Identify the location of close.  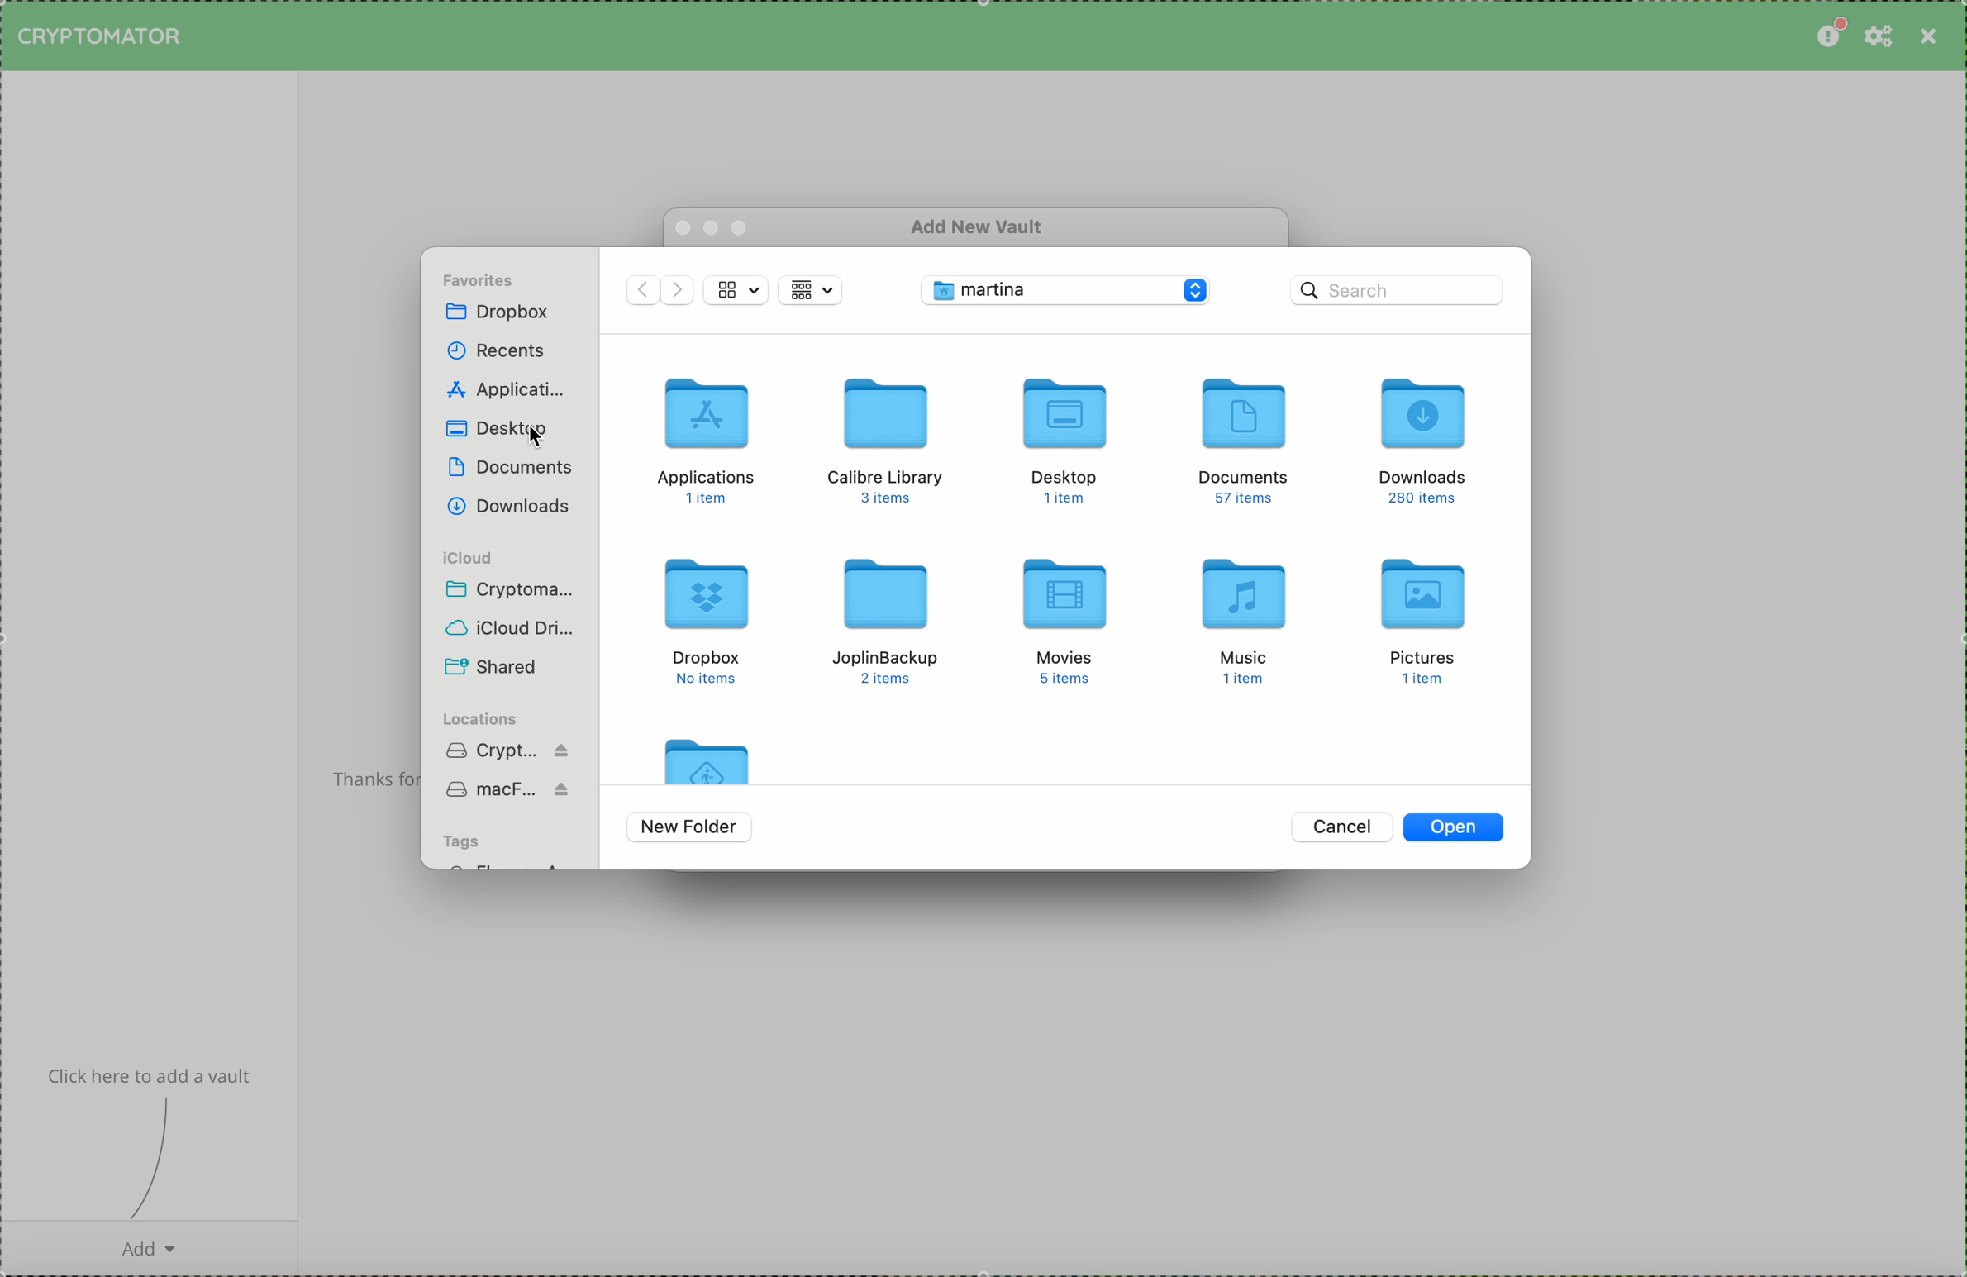
(1929, 37).